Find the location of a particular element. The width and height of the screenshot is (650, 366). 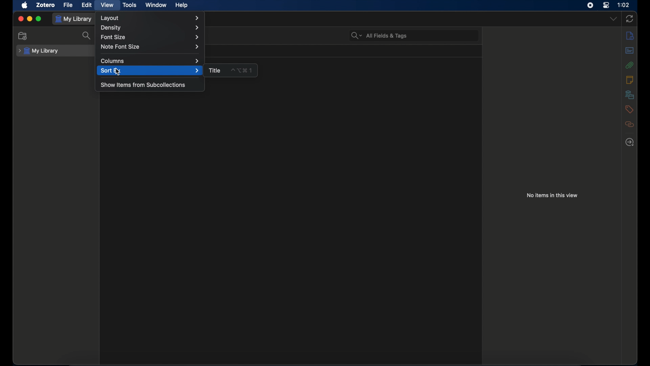

tags is located at coordinates (628, 109).